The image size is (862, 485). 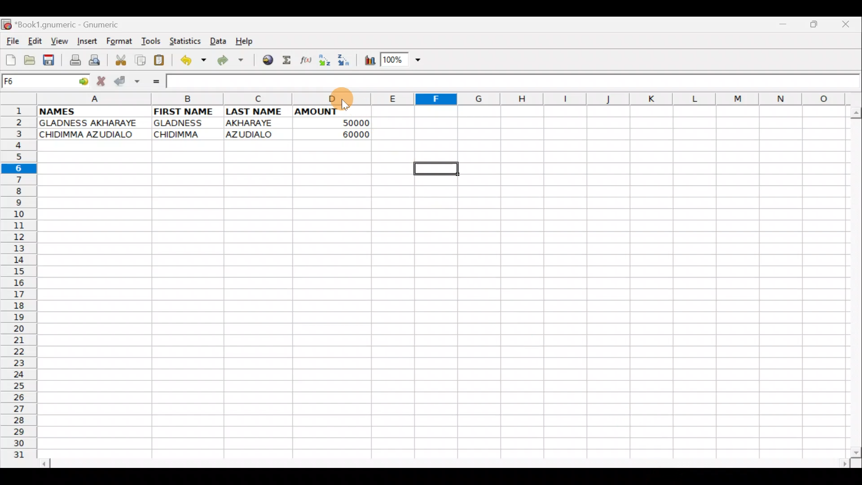 I want to click on Create new workbook, so click(x=10, y=60).